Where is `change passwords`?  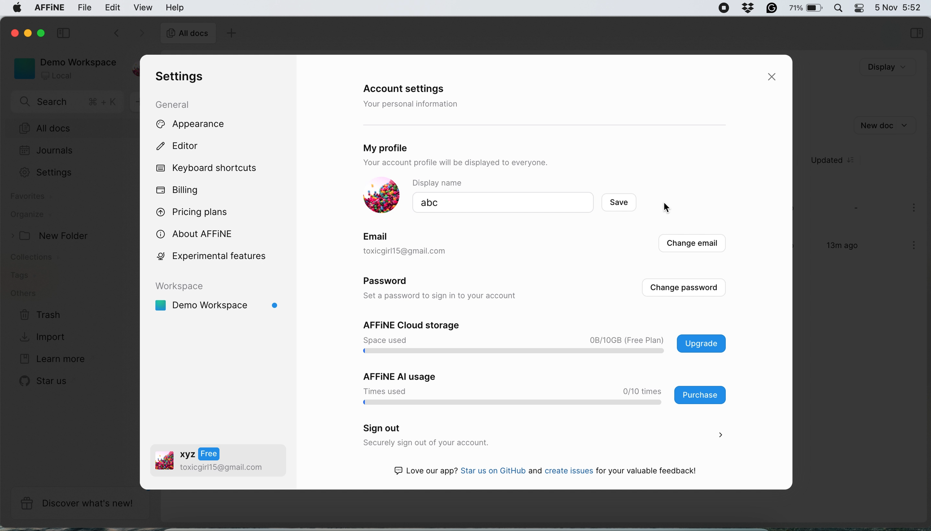
change passwords is located at coordinates (683, 288).